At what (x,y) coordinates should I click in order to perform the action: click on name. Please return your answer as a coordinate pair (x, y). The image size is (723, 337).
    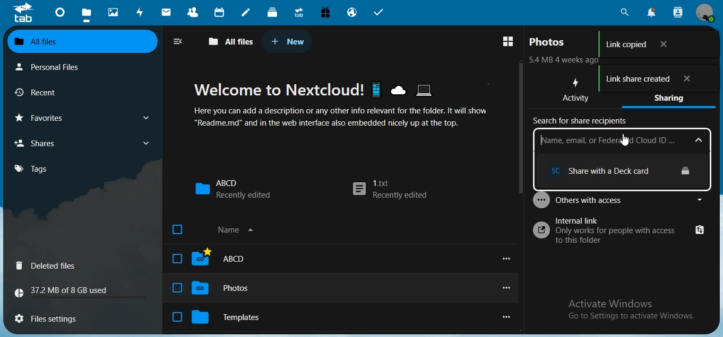
    Looking at the image, I should click on (237, 229).